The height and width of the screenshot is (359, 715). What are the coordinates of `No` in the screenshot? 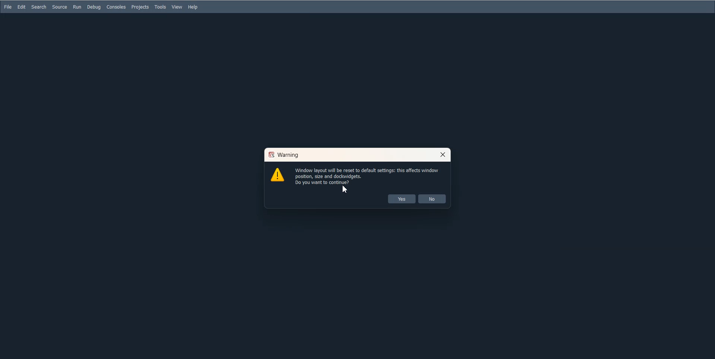 It's located at (432, 199).